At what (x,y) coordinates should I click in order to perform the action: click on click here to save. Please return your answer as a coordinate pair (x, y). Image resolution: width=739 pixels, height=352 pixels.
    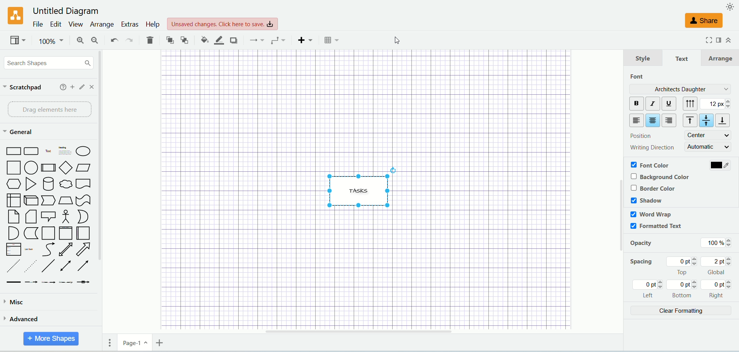
    Looking at the image, I should click on (222, 24).